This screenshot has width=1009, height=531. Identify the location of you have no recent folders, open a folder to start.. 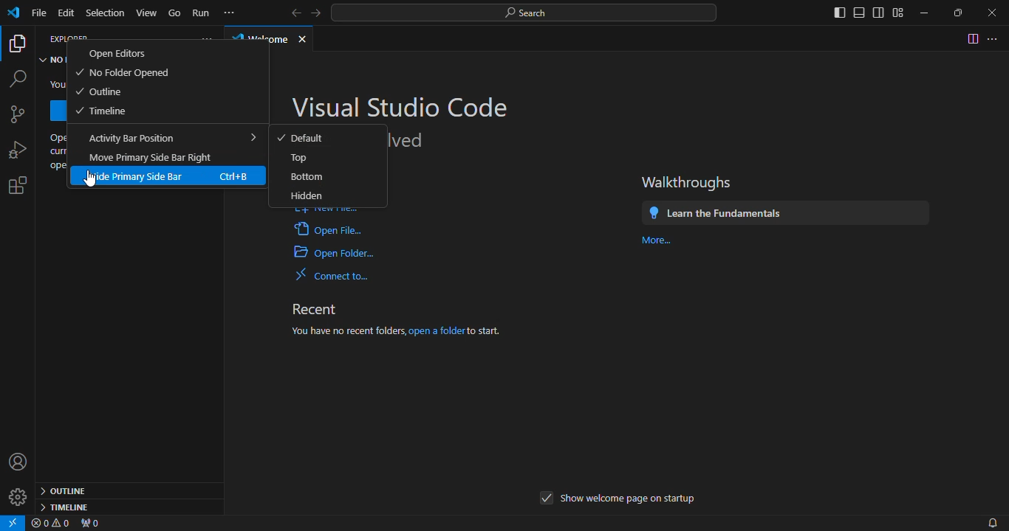
(413, 329).